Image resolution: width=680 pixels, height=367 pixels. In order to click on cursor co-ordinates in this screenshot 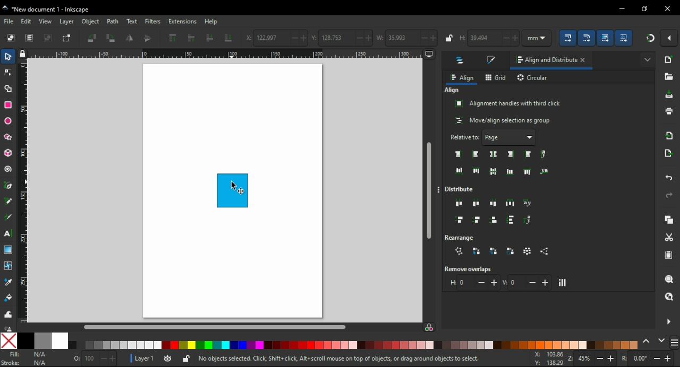, I will do `click(547, 359)`.